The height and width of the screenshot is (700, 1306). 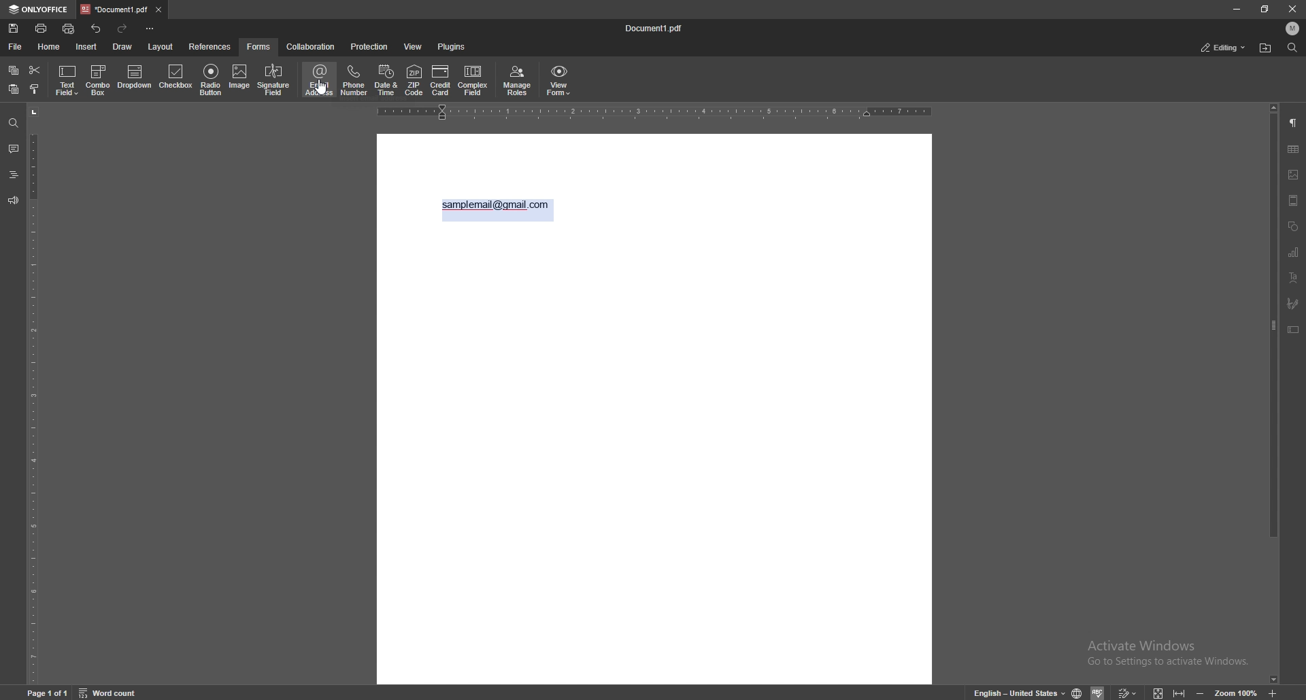 I want to click on radio button, so click(x=212, y=80).